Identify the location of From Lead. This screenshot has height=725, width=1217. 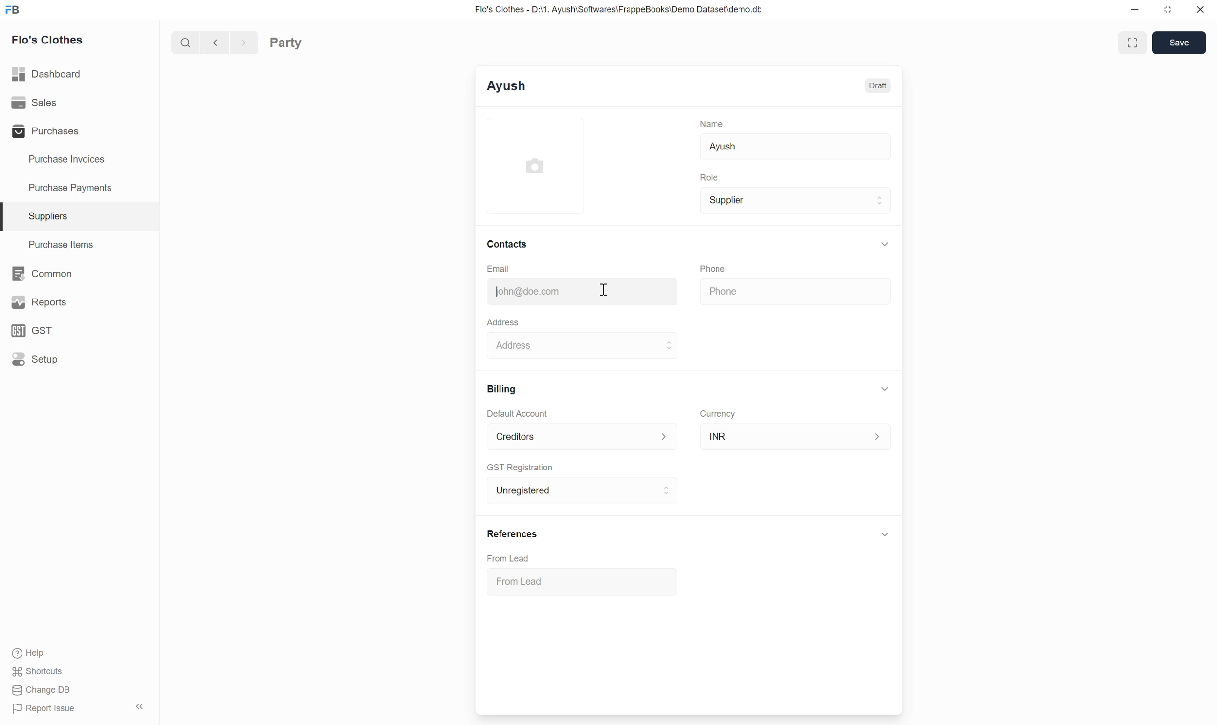
(508, 558).